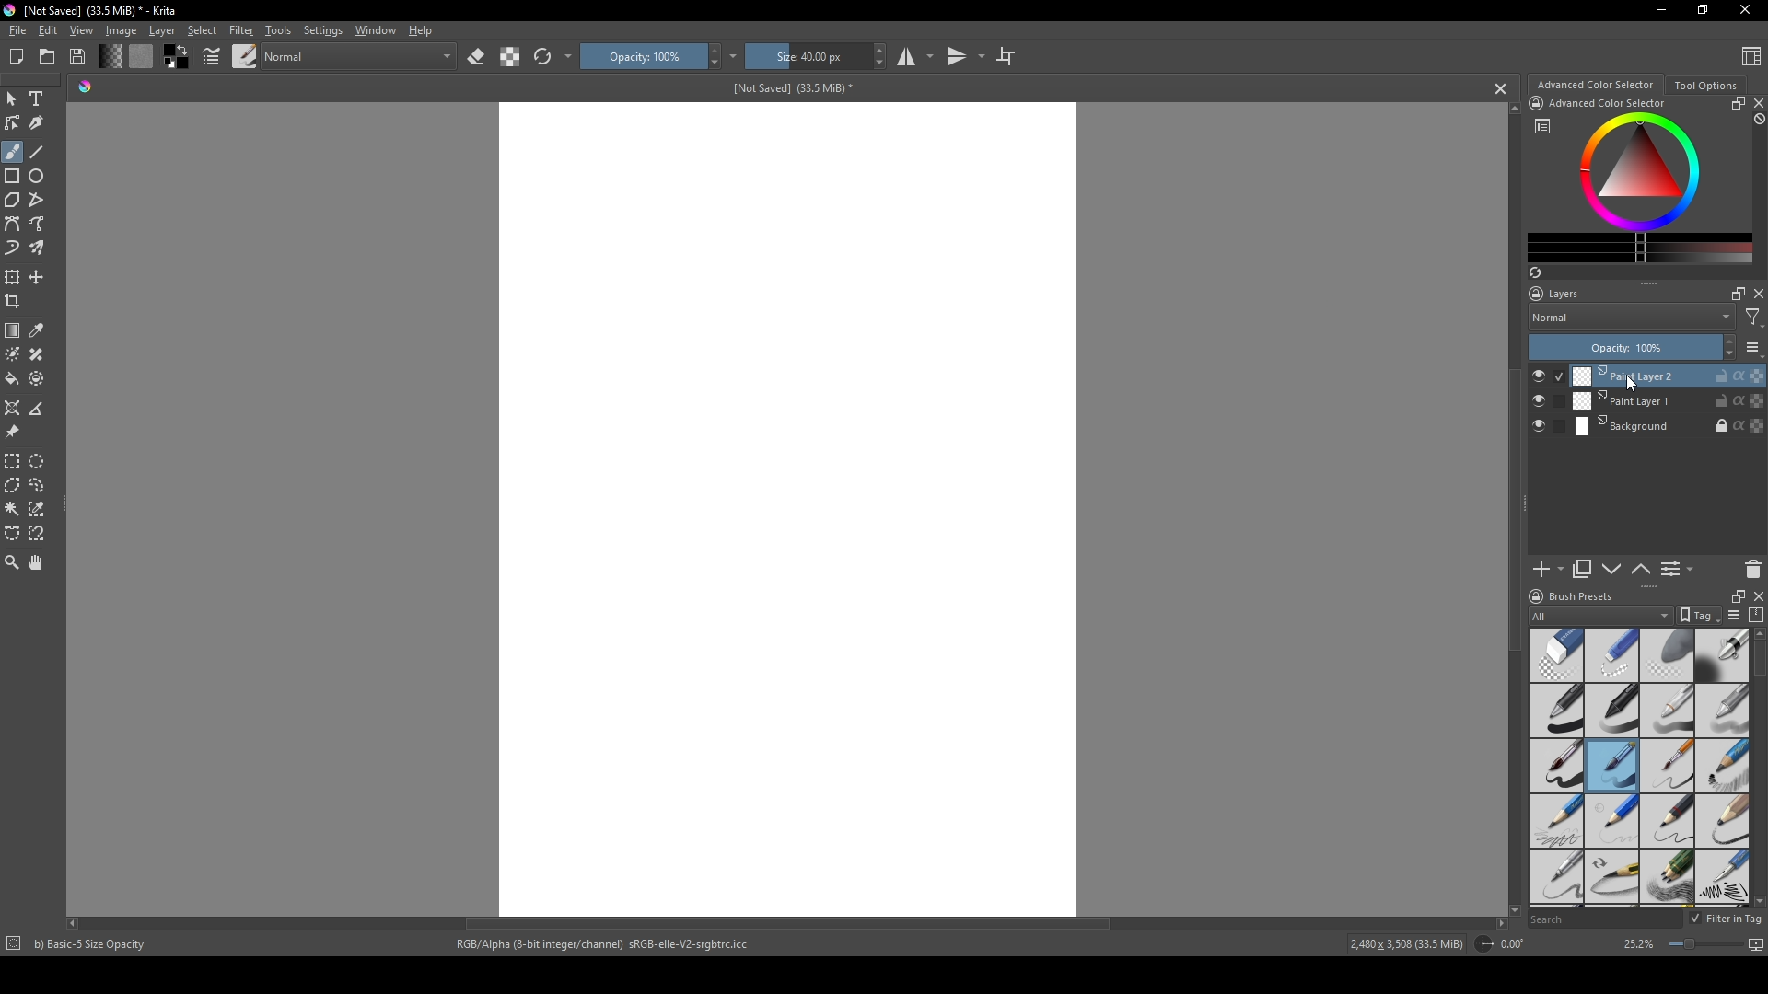 This screenshot has height=994, width=1768. I want to click on transitions, so click(966, 57).